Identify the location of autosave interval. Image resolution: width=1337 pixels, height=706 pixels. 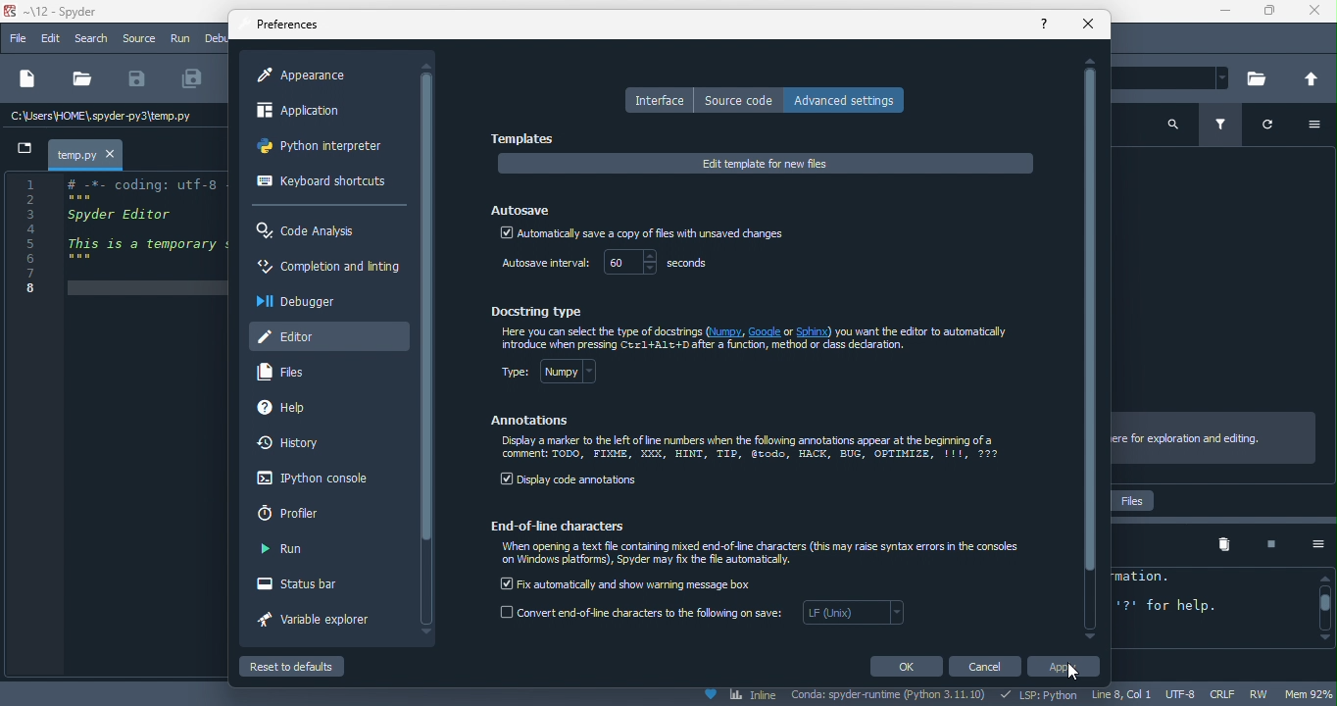
(542, 265).